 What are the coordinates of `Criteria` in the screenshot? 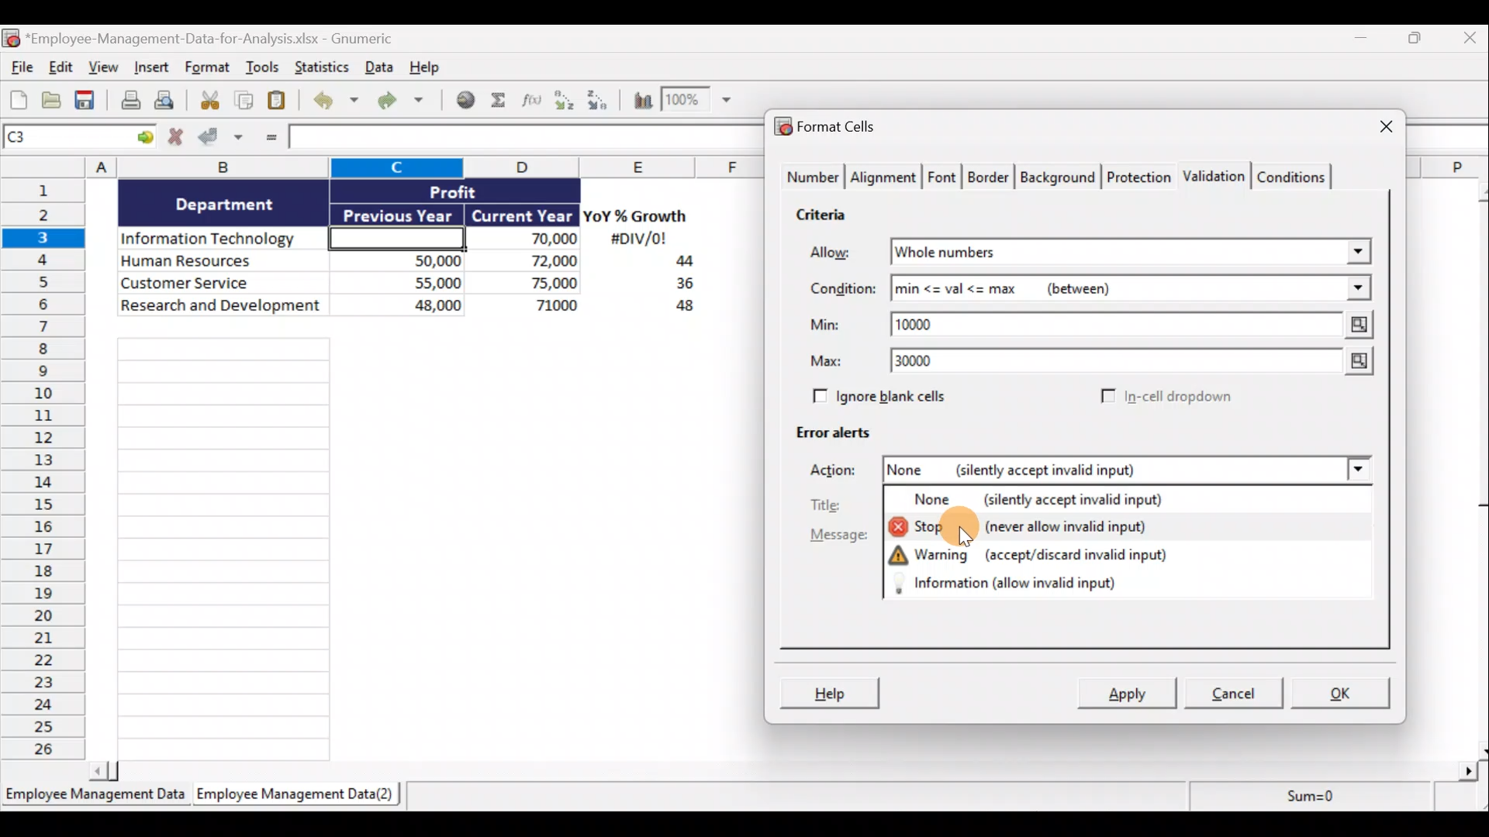 It's located at (823, 217).